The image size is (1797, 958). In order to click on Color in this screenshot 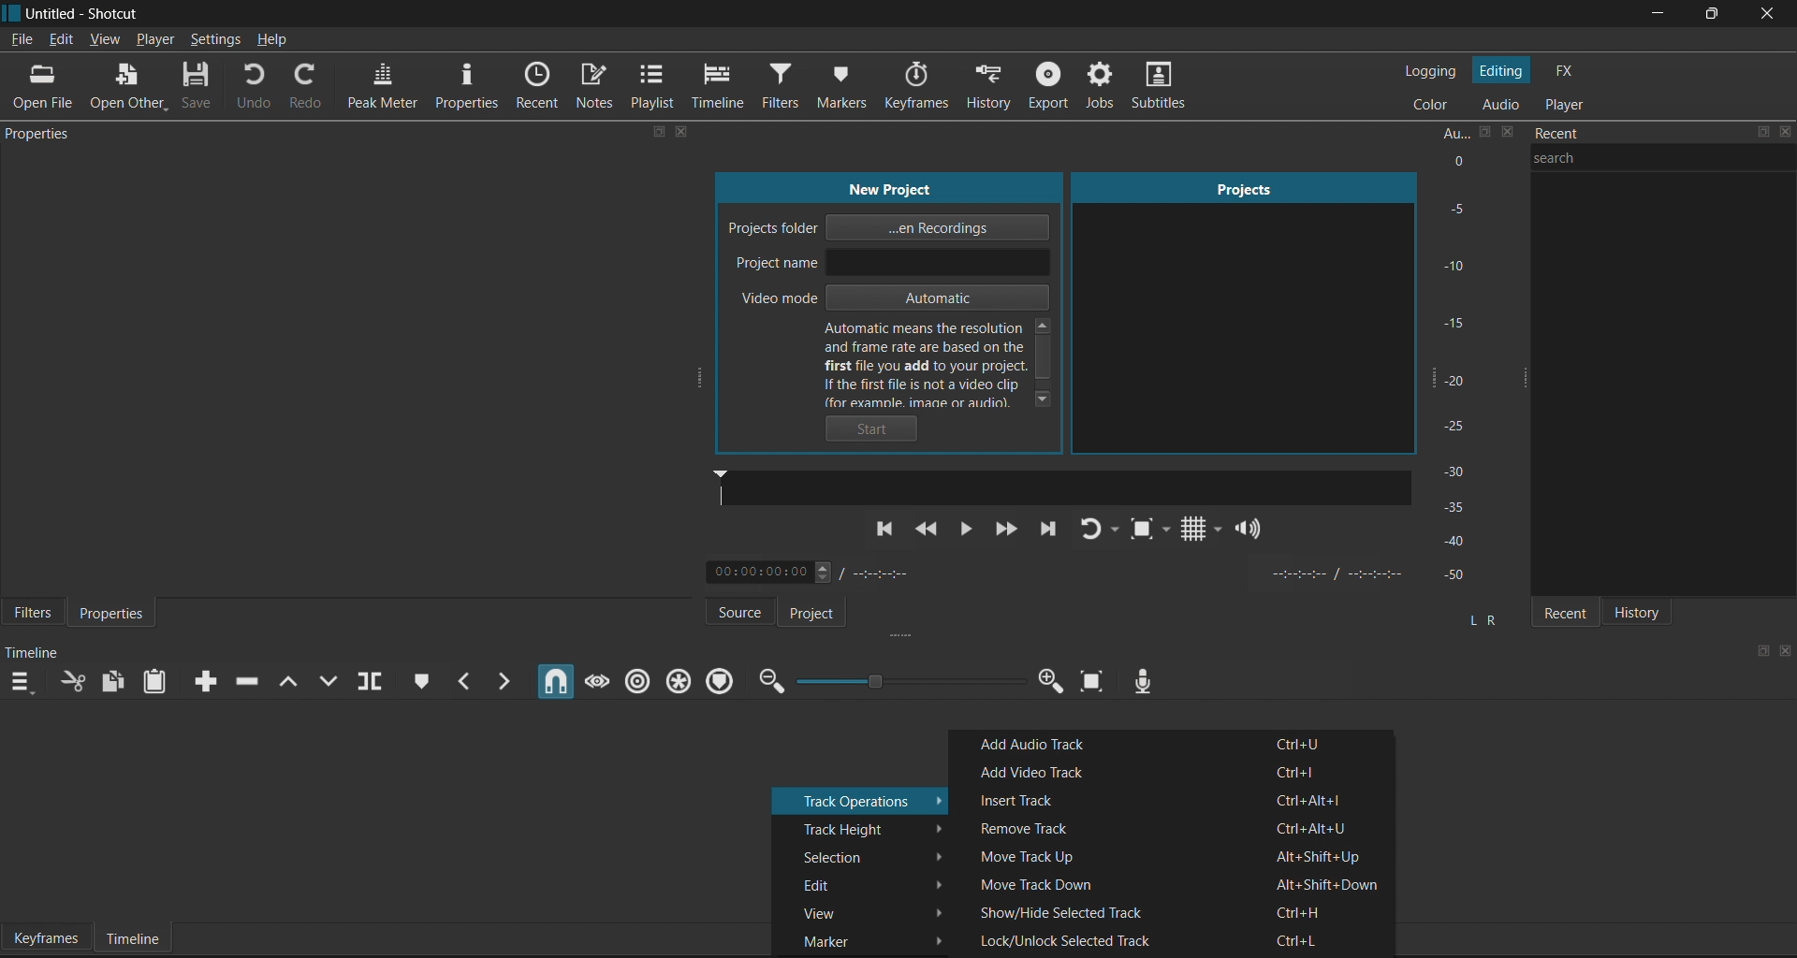, I will do `click(1435, 103)`.